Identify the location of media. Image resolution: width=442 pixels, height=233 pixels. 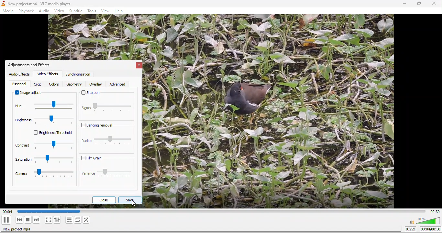
(9, 11).